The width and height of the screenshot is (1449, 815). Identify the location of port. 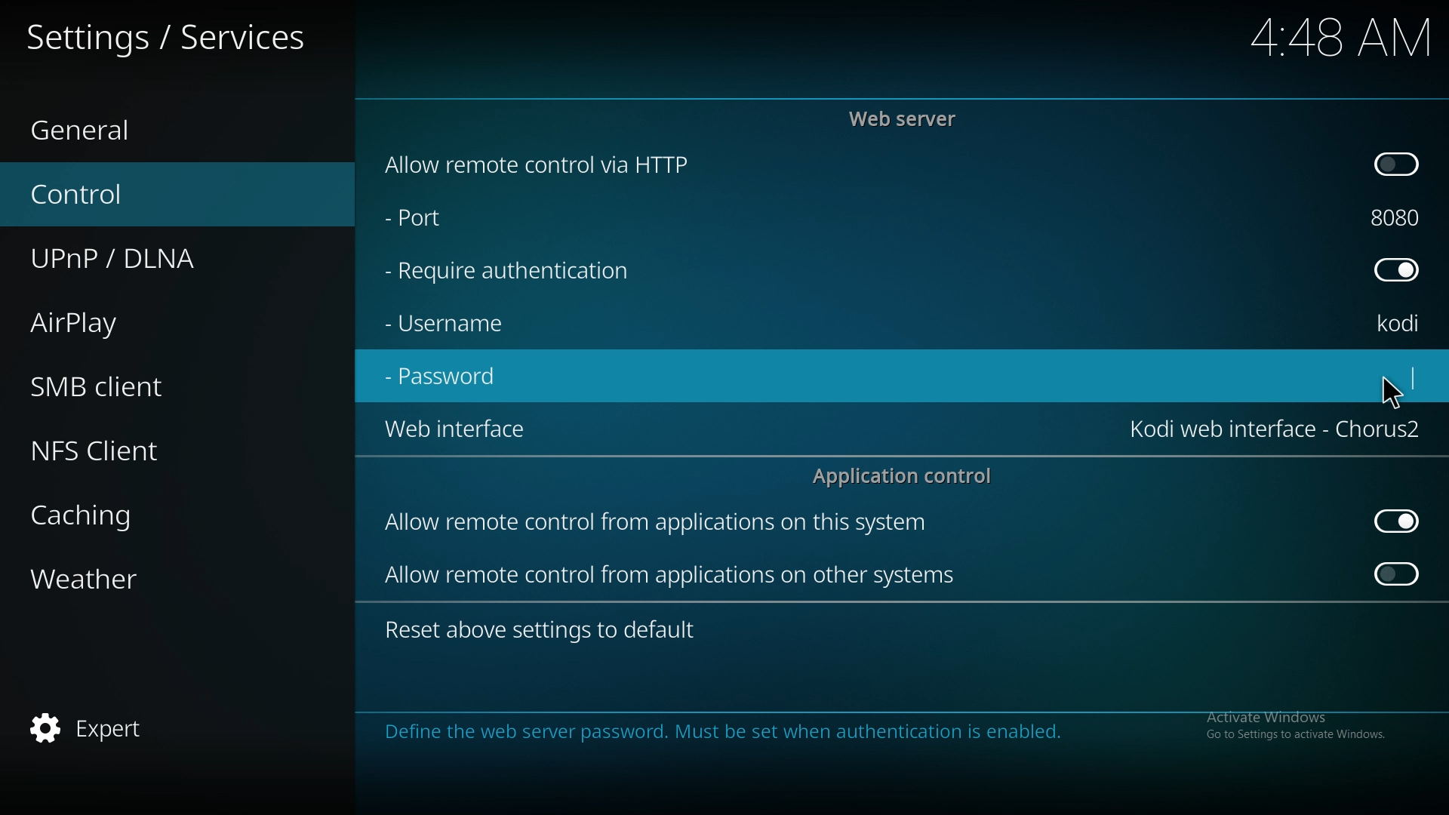
(450, 221).